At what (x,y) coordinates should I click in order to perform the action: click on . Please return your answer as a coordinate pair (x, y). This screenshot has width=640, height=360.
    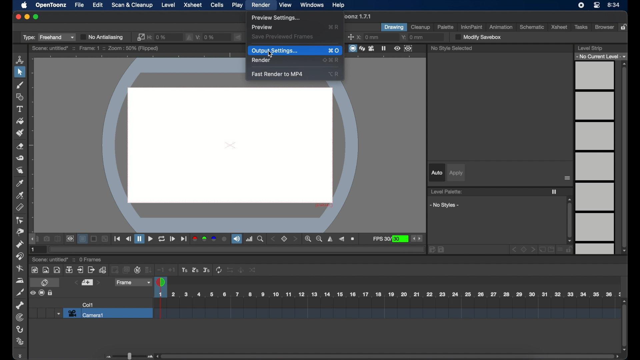
    Looking at the image, I should click on (162, 239).